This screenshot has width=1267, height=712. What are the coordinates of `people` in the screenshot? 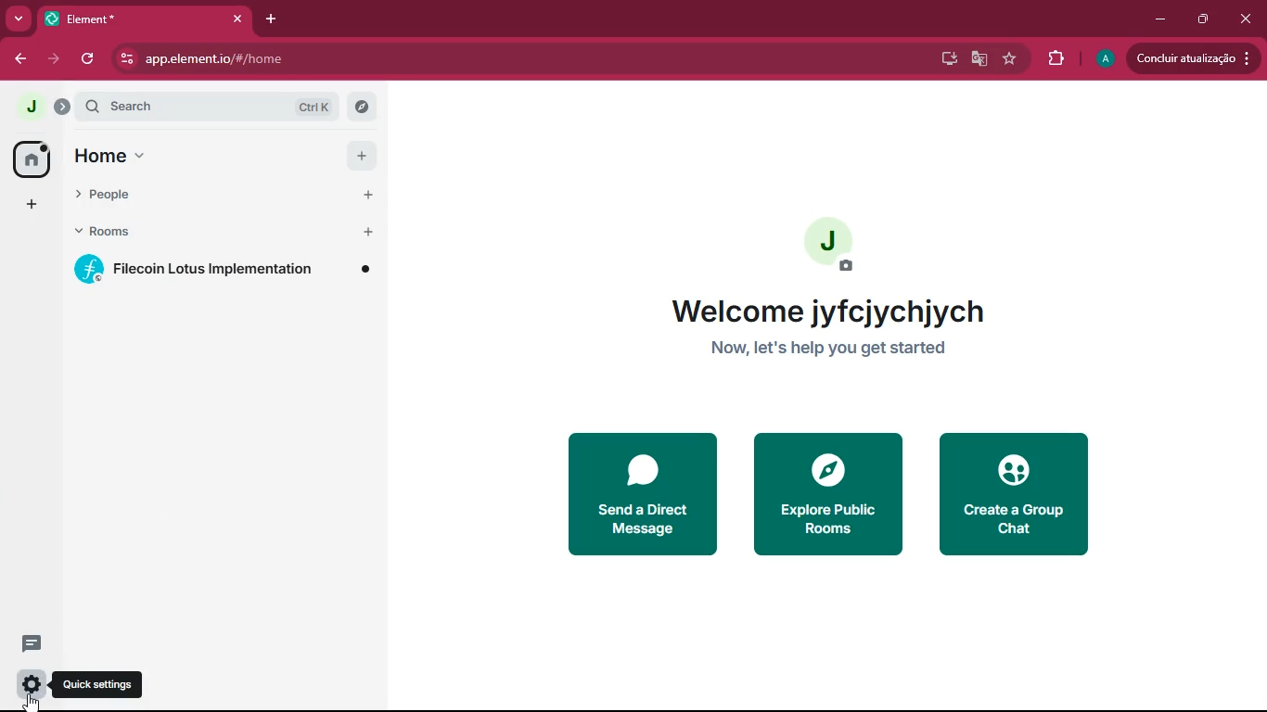 It's located at (124, 195).